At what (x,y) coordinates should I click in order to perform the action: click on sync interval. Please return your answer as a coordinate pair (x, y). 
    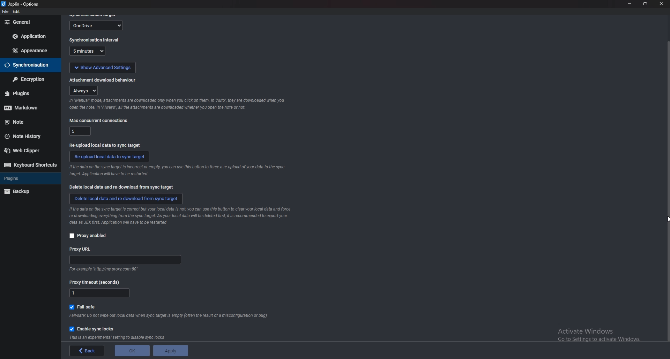
    Looking at the image, I should click on (95, 40).